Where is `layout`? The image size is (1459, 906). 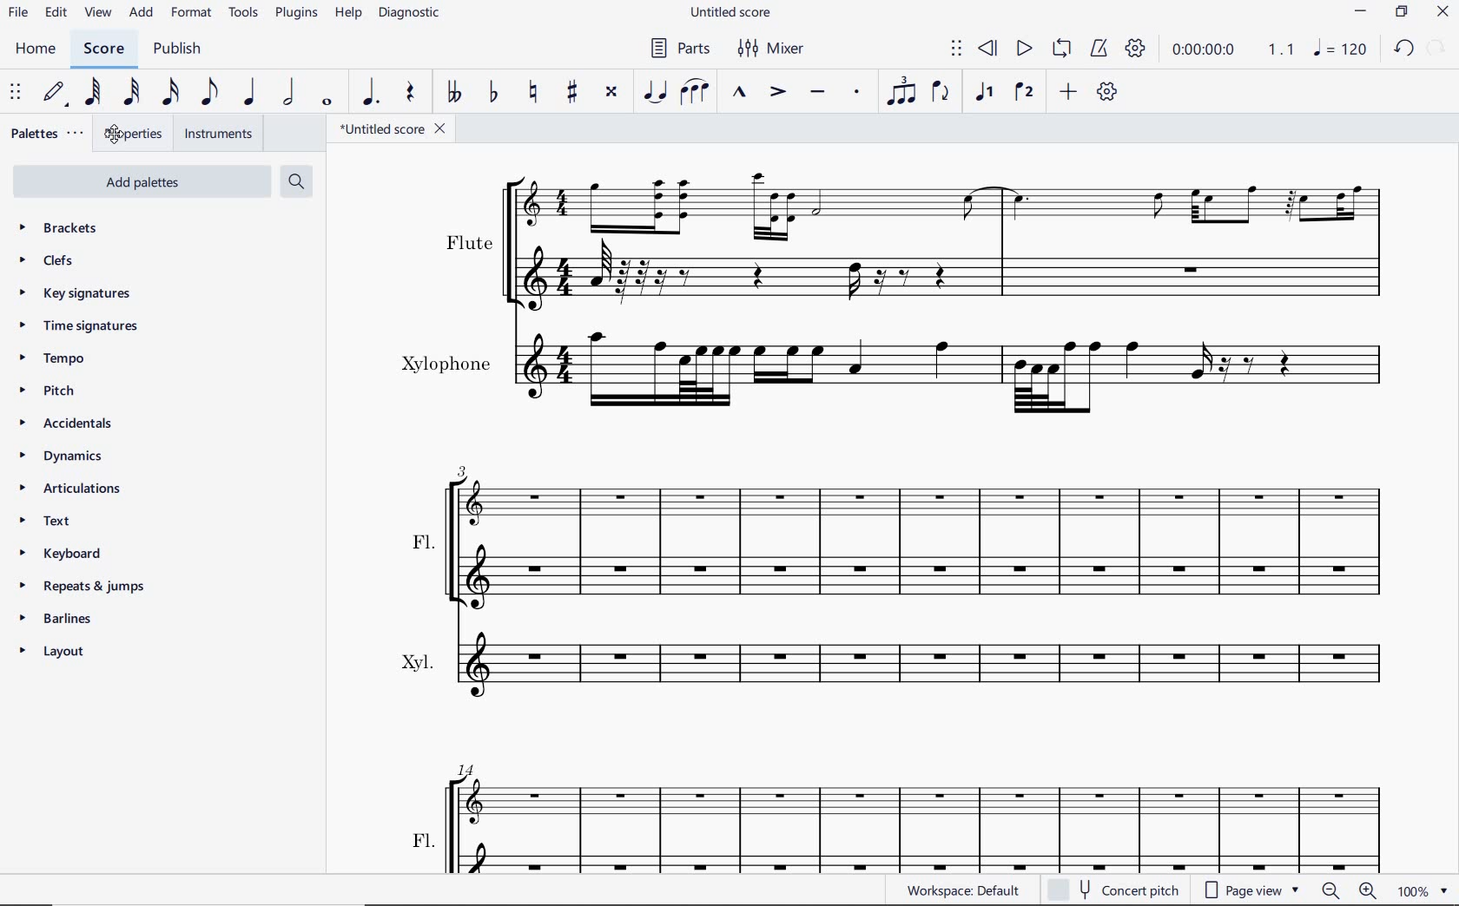
layout is located at coordinates (52, 650).